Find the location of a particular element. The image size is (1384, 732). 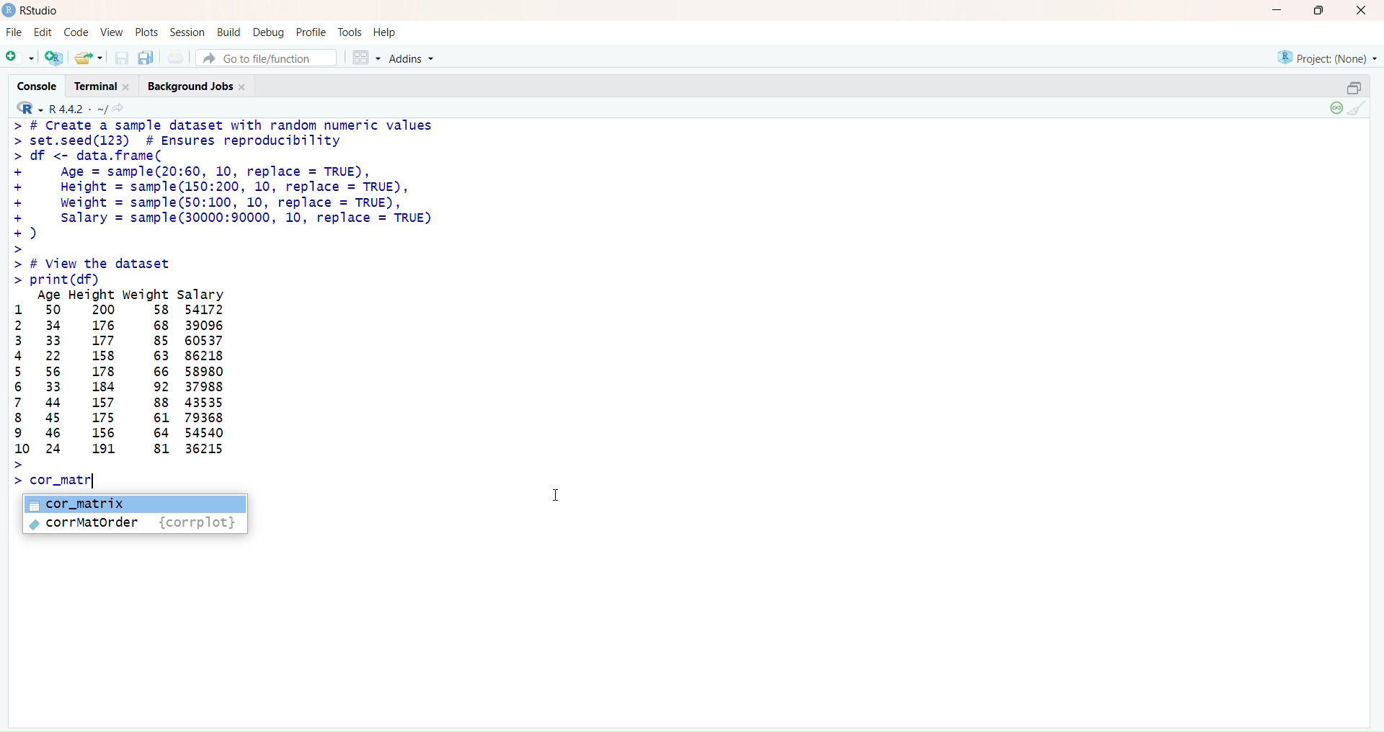

Close is located at coordinates (1359, 12).